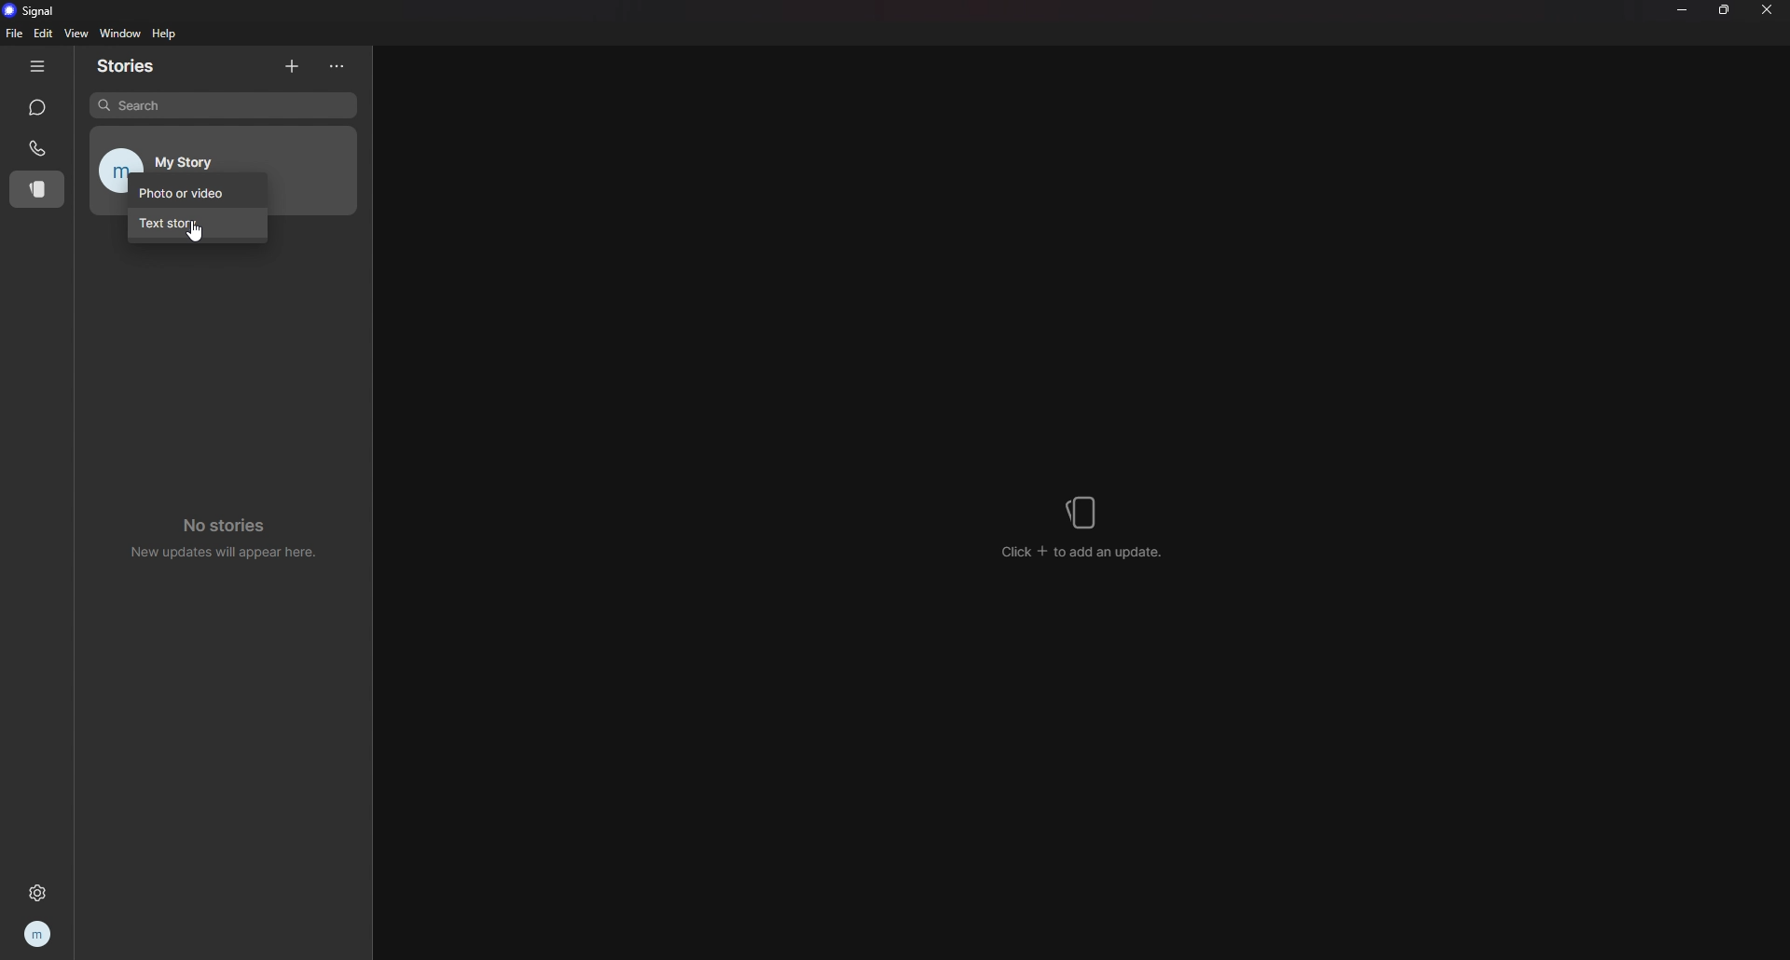 The width and height of the screenshot is (1790, 960). Describe the element at coordinates (37, 147) in the screenshot. I see `calls` at that location.